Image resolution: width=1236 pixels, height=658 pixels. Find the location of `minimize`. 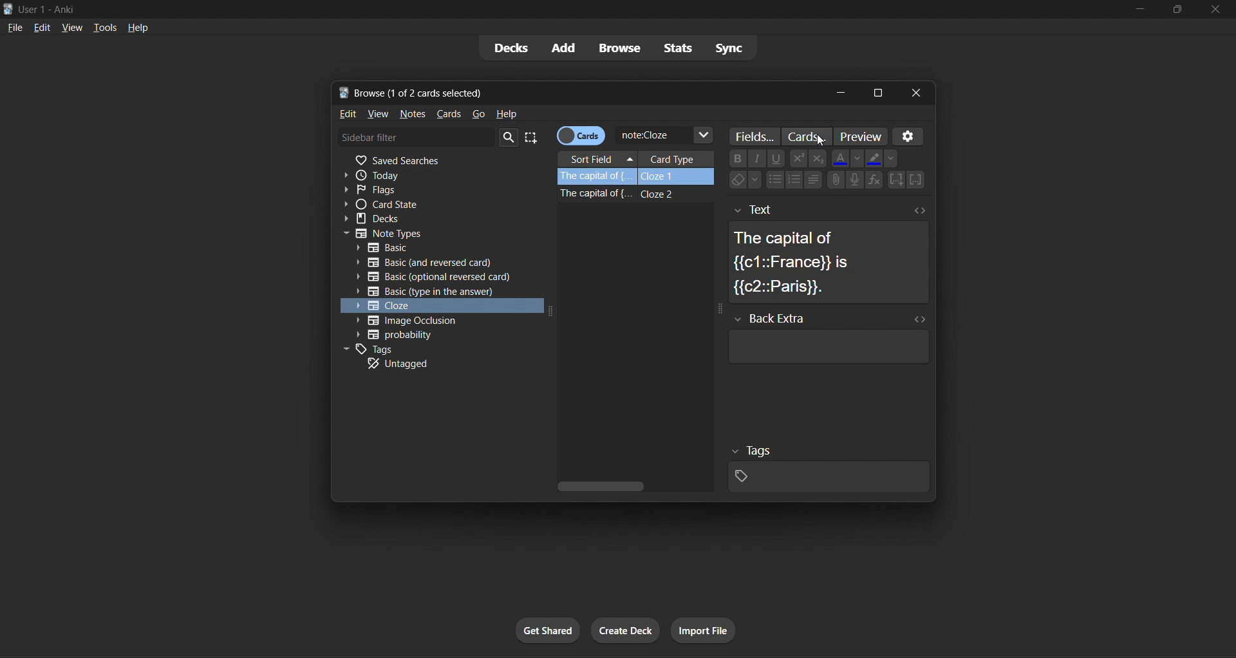

minimize is located at coordinates (1143, 10).